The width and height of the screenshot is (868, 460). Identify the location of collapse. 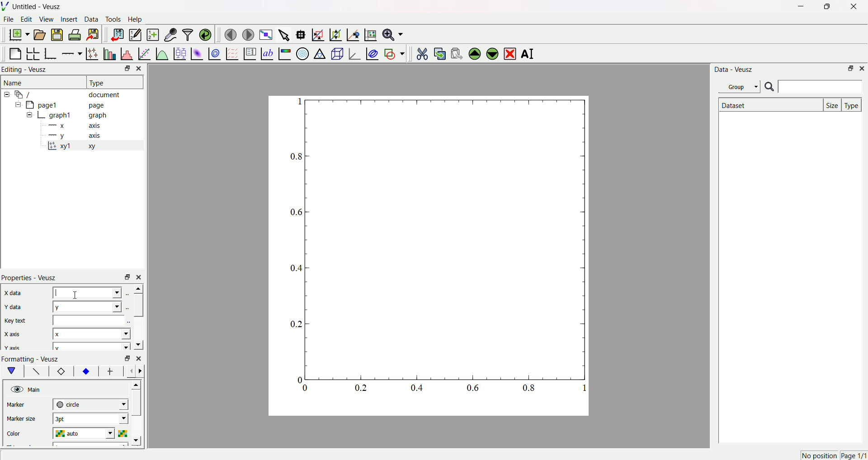
(8, 94).